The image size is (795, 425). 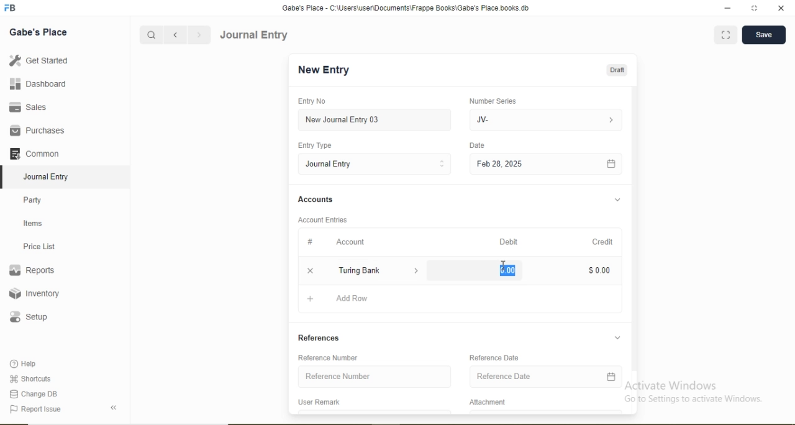 I want to click on References, so click(x=319, y=337).